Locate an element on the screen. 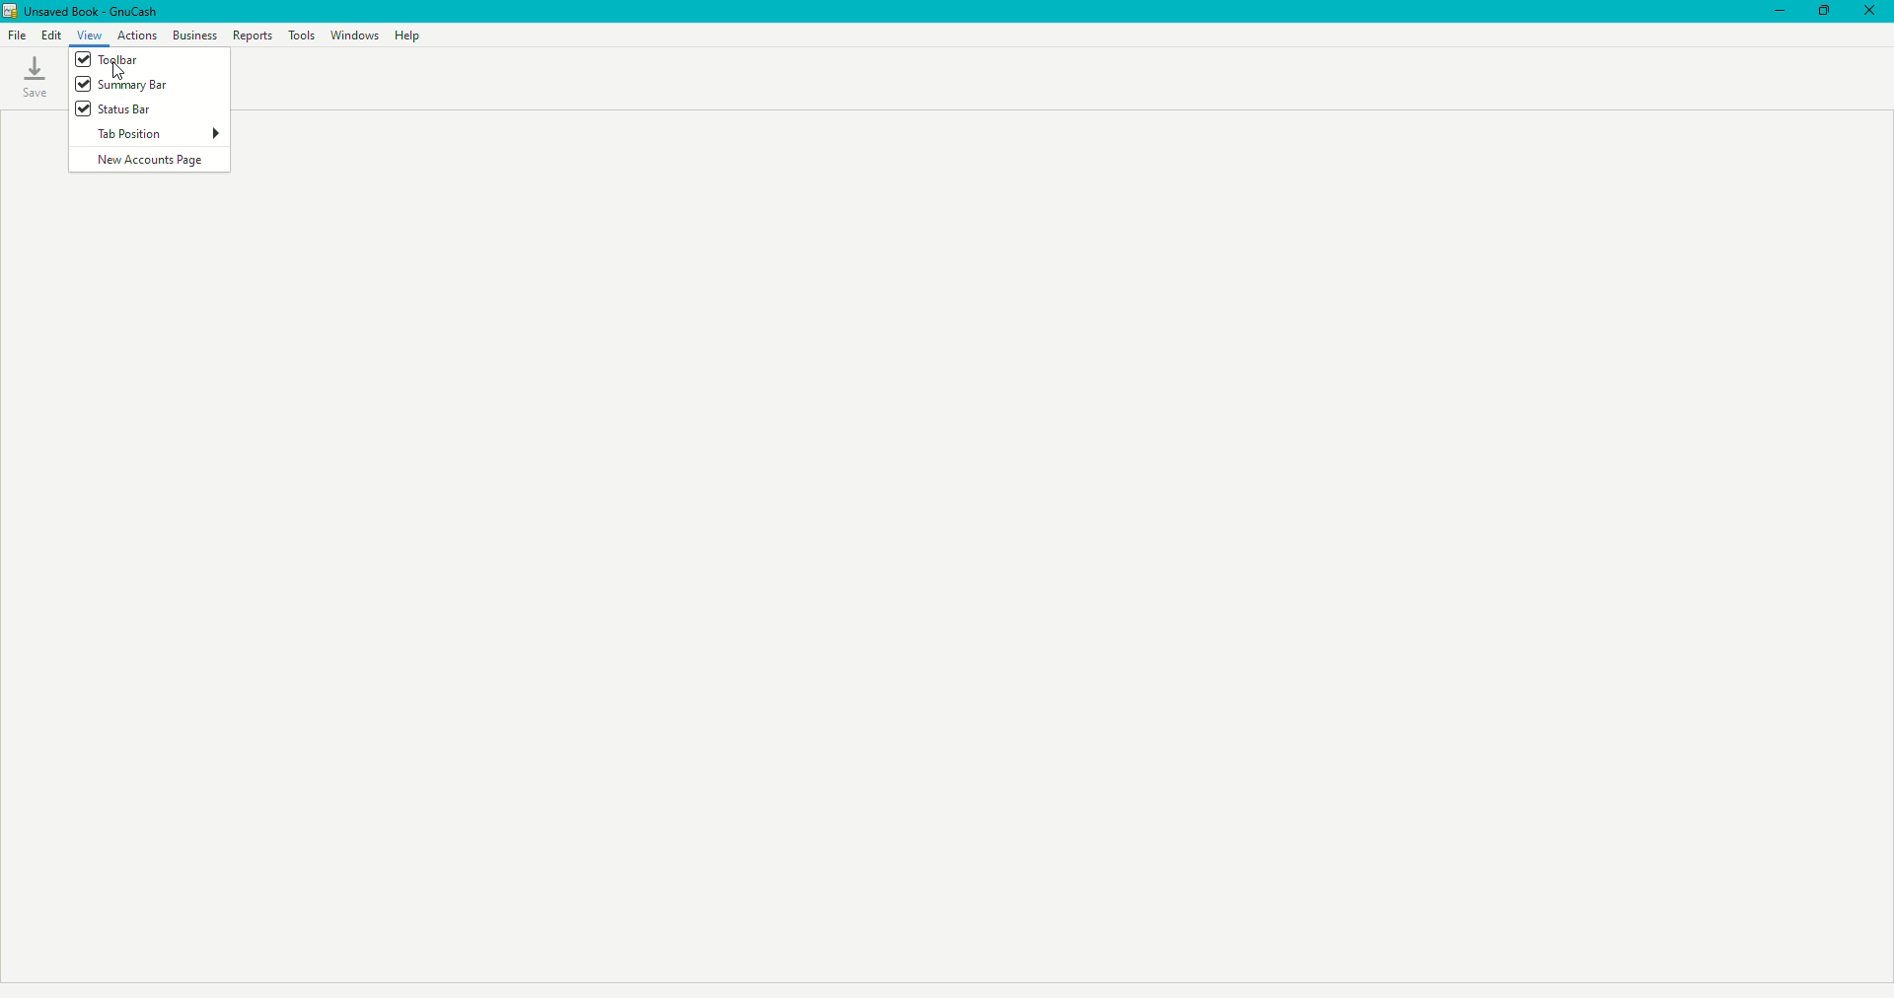 The height and width of the screenshot is (998, 1894). logo is located at coordinates (12, 12).